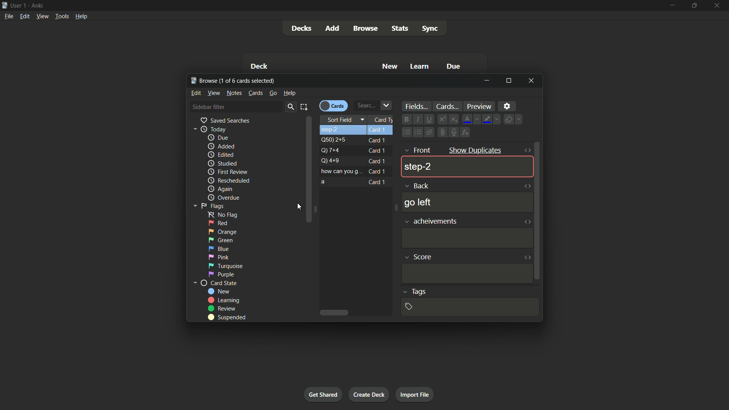  Describe the element at coordinates (224, 300) in the screenshot. I see `Learning` at that location.